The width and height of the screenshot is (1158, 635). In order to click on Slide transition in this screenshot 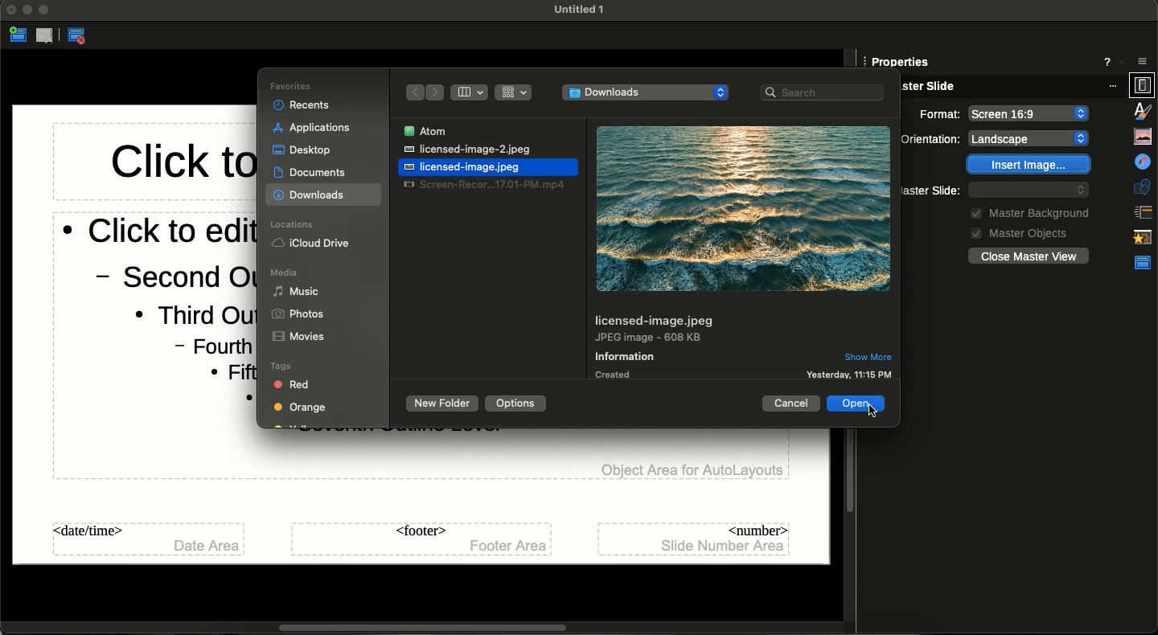, I will do `click(1144, 183)`.